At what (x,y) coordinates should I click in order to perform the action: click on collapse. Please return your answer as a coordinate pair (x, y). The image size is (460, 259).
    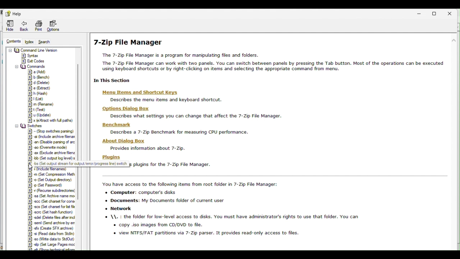
    Looking at the image, I should click on (15, 127).